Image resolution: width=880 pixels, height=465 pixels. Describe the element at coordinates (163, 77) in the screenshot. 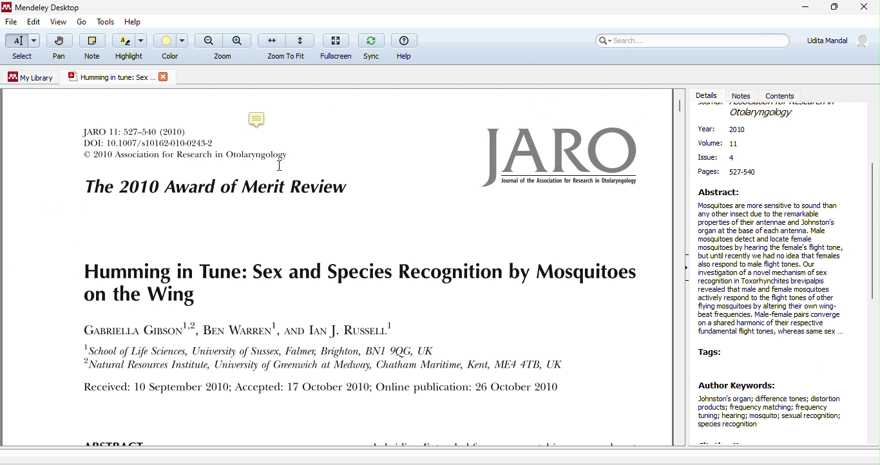

I see `logo` at that location.